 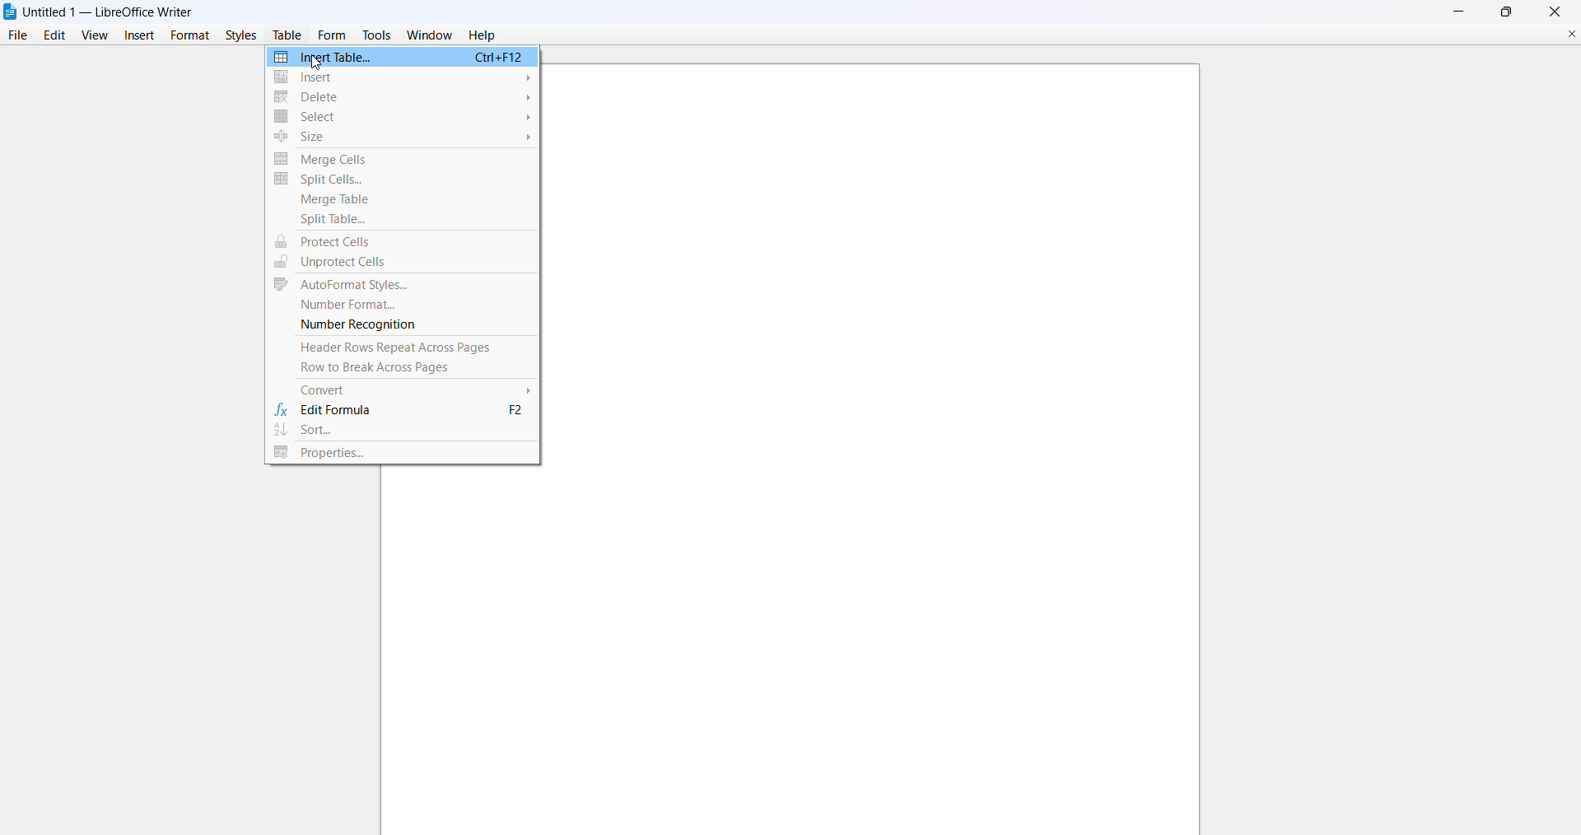 I want to click on insert, so click(x=140, y=35).